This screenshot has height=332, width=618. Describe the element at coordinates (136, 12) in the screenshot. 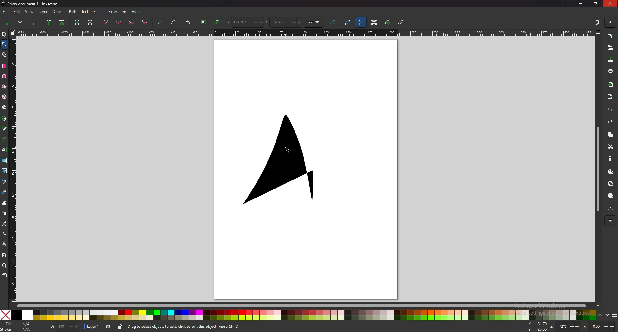

I see `help` at that location.